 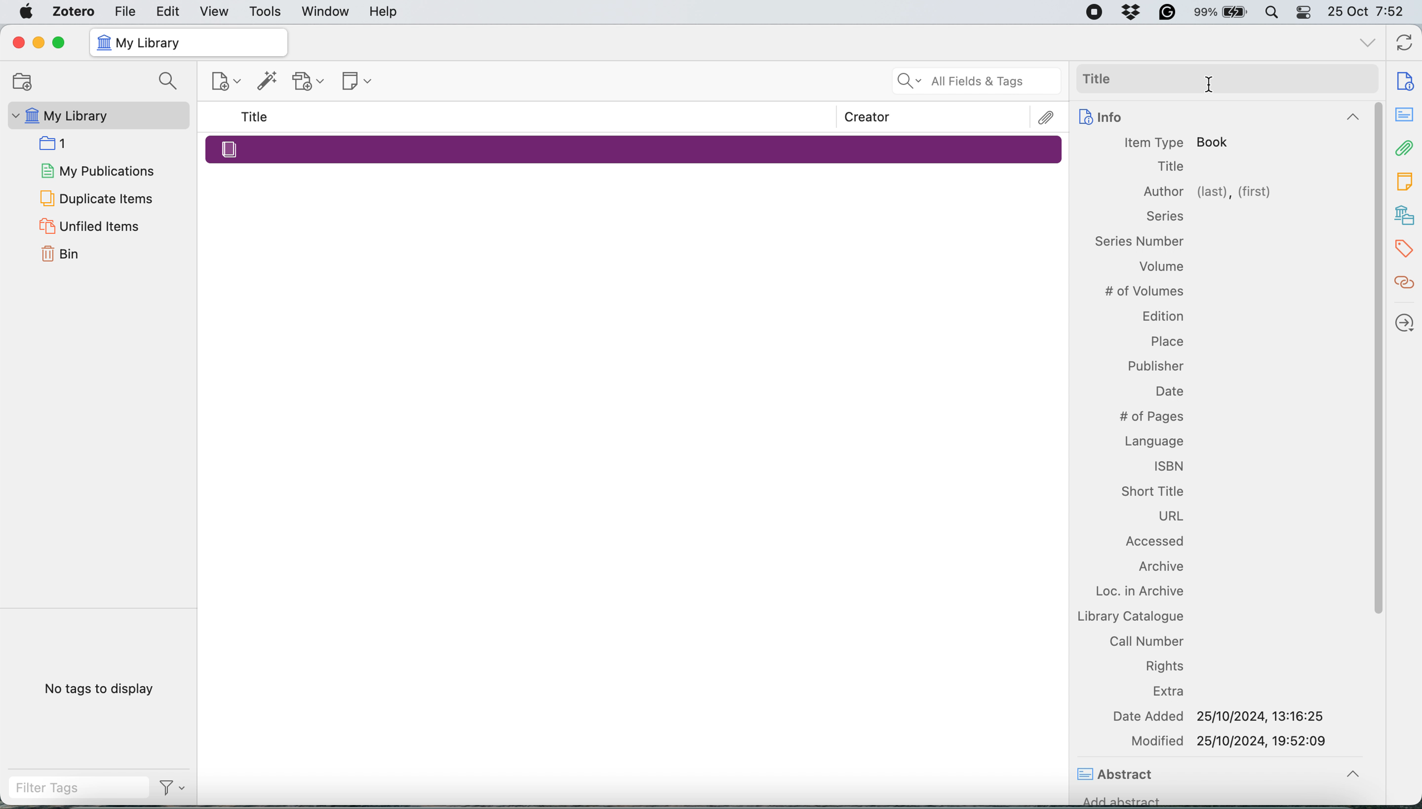 I want to click on Spotlight Search, so click(x=1271, y=12).